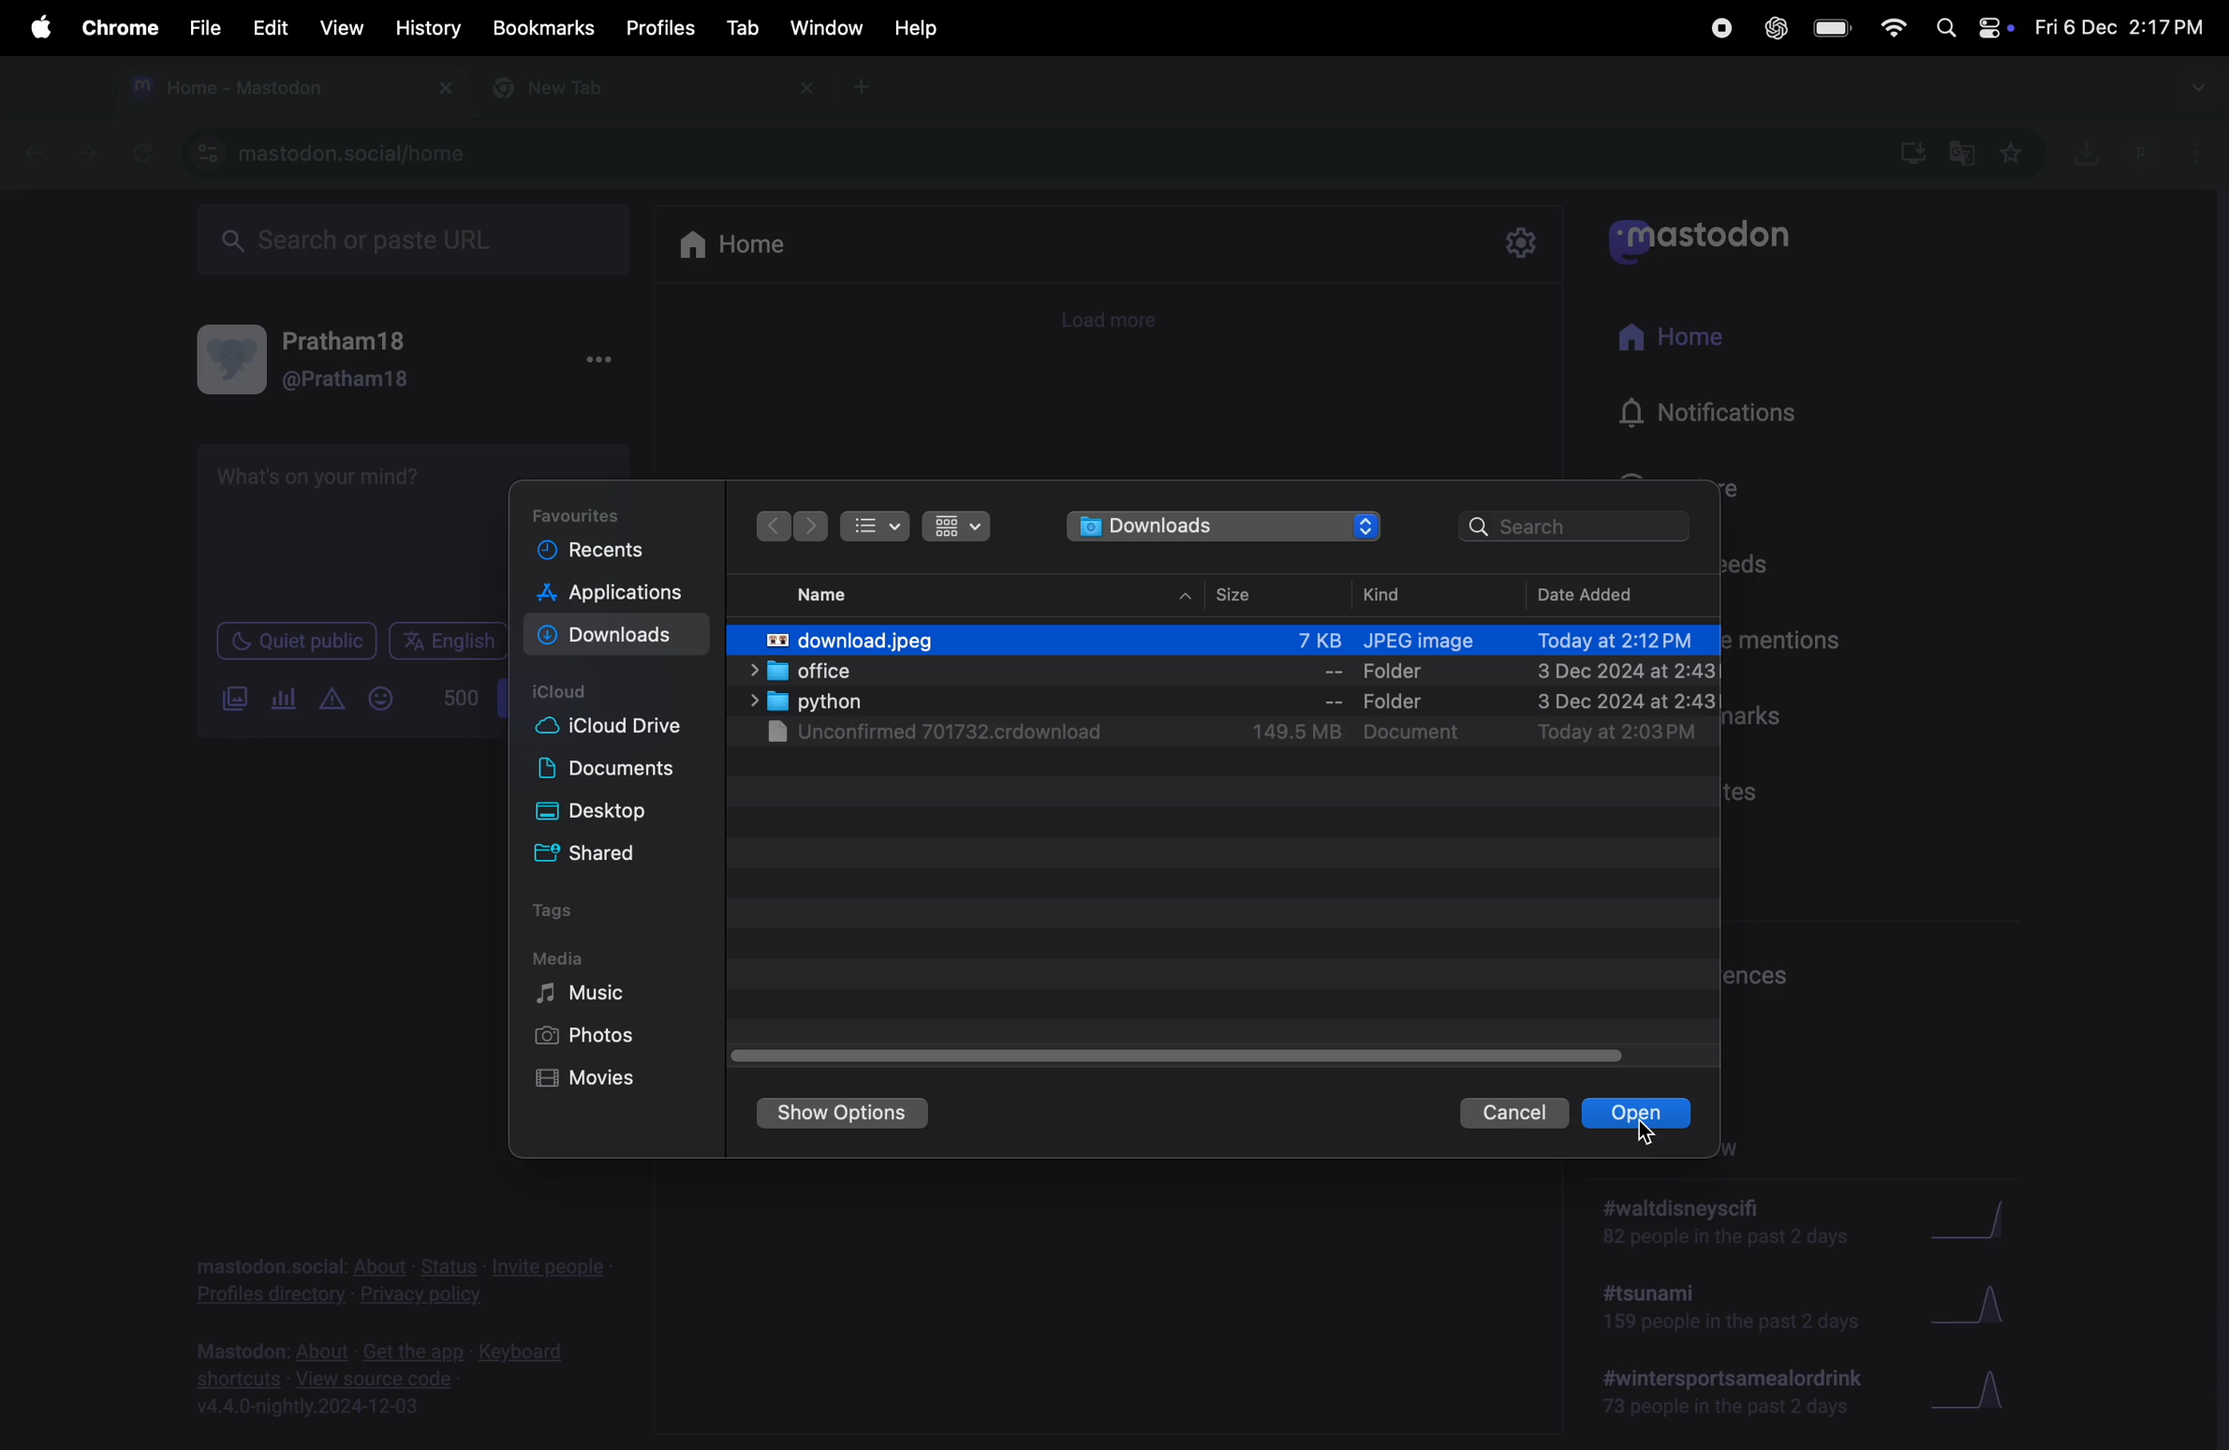 The width and height of the screenshot is (2229, 1450). What do you see at coordinates (1225, 527) in the screenshot?
I see `downloads` at bounding box center [1225, 527].